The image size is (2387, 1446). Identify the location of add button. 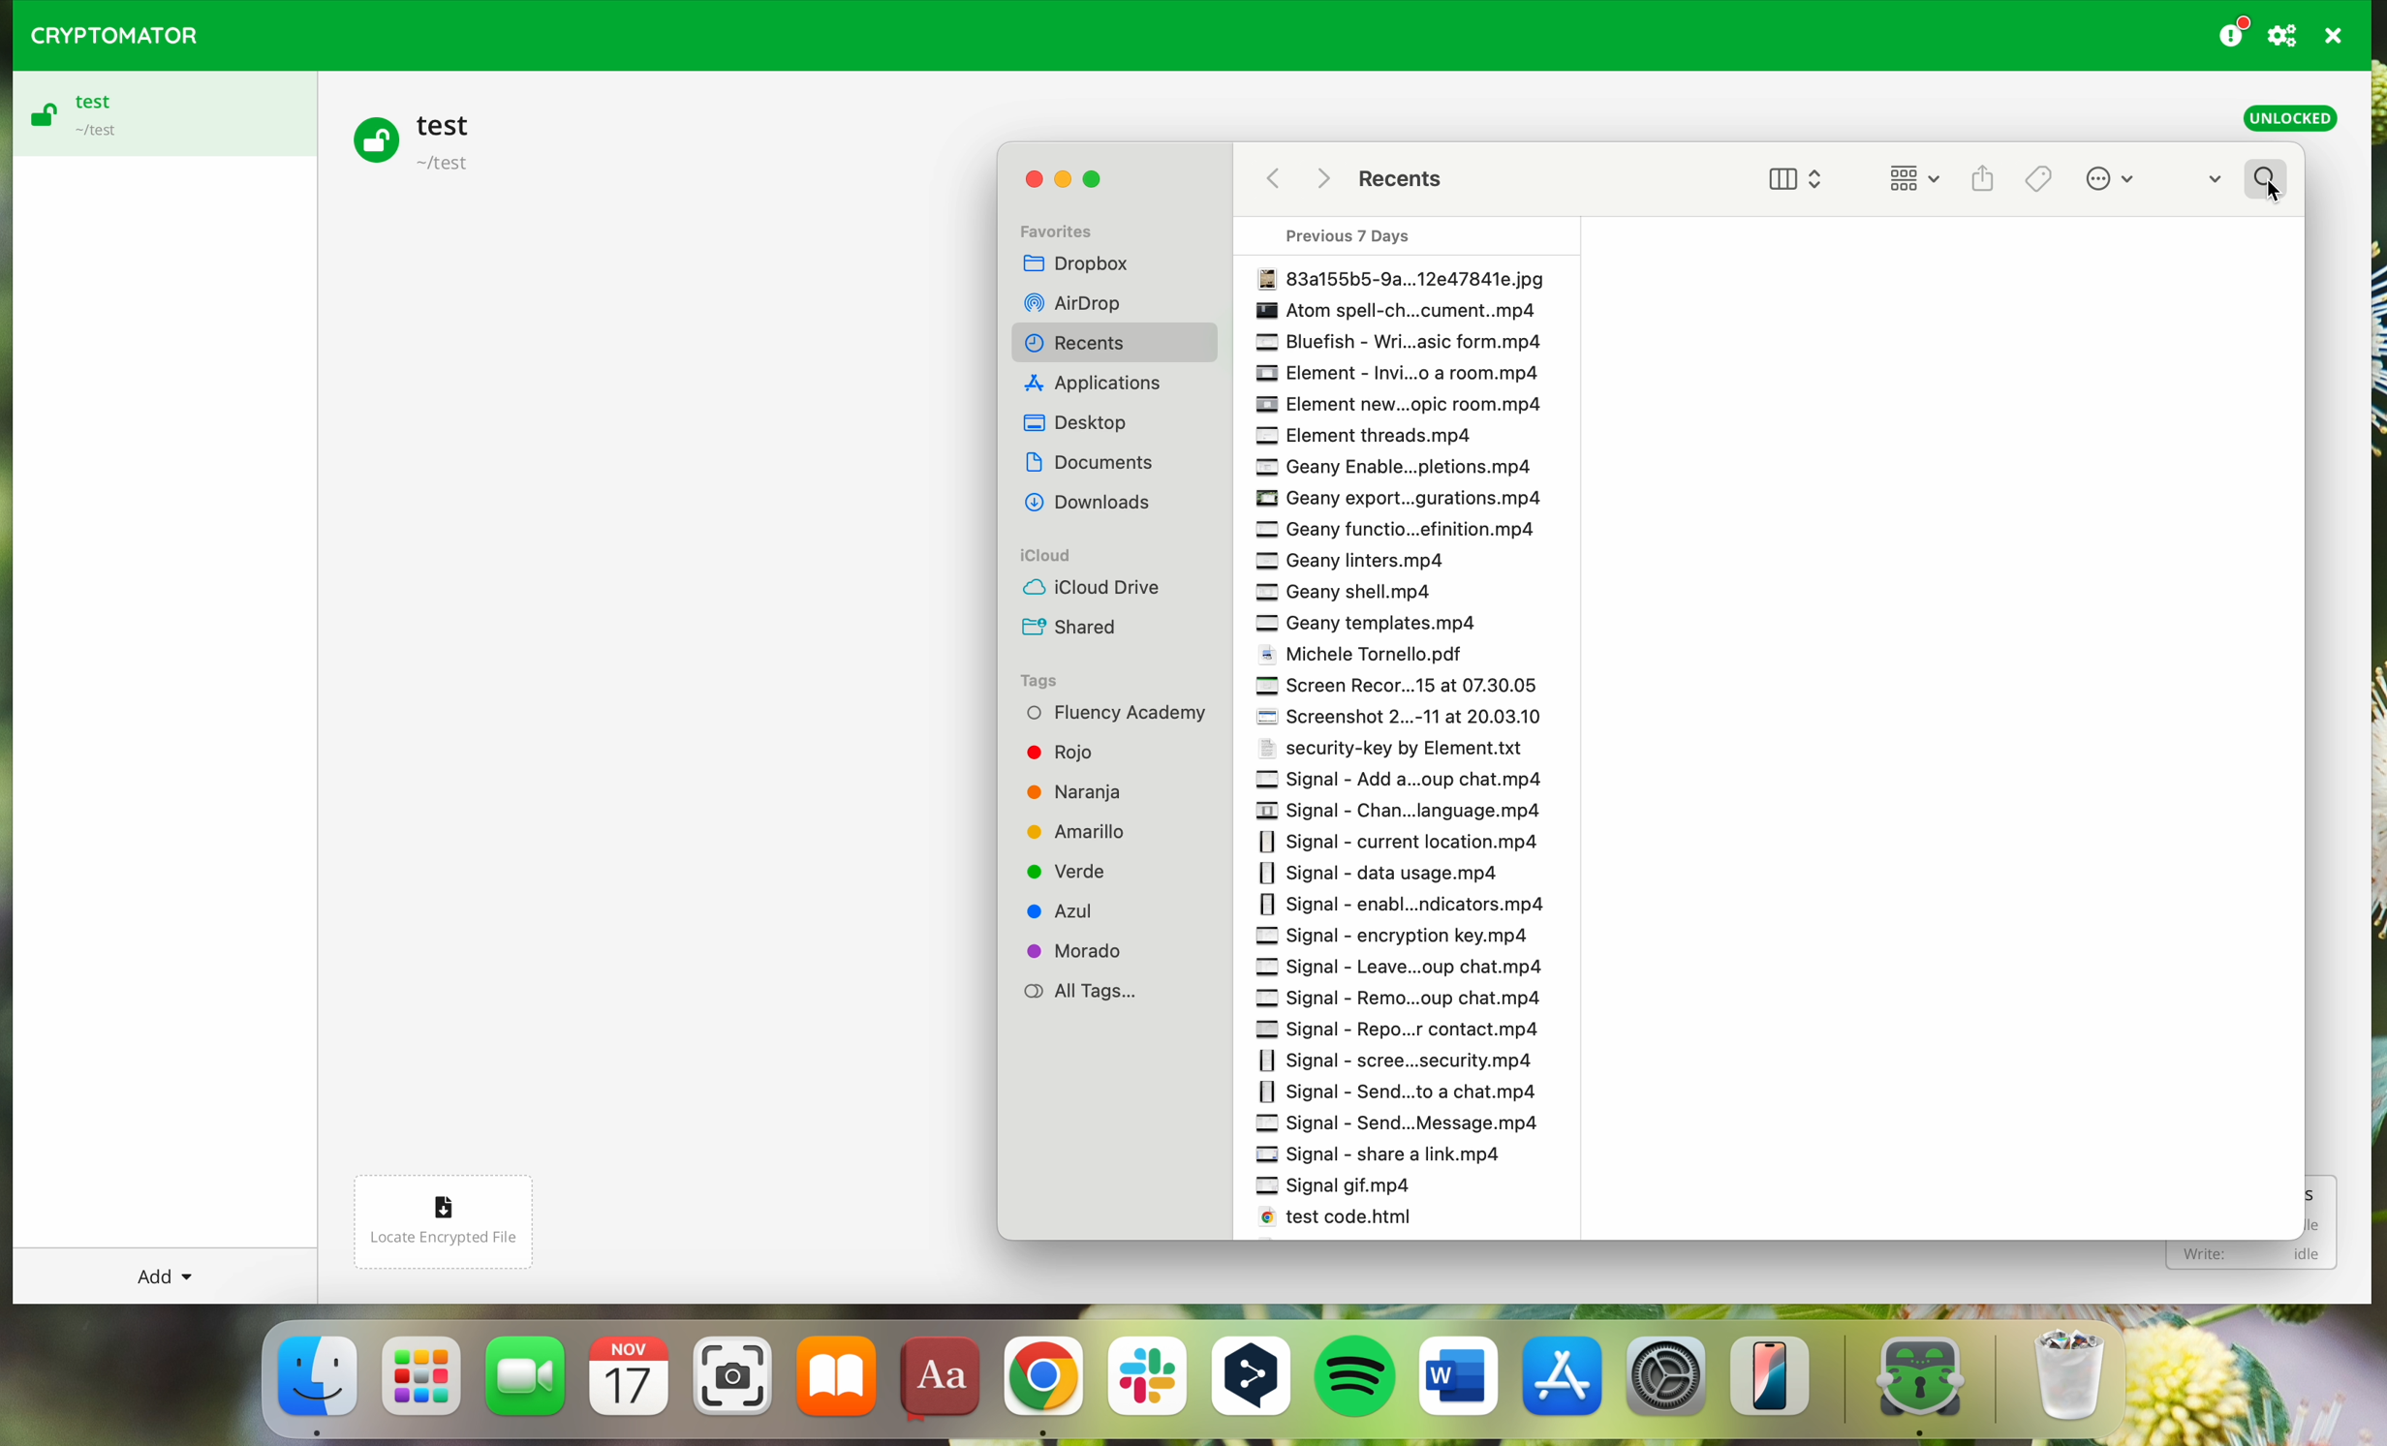
(161, 1276).